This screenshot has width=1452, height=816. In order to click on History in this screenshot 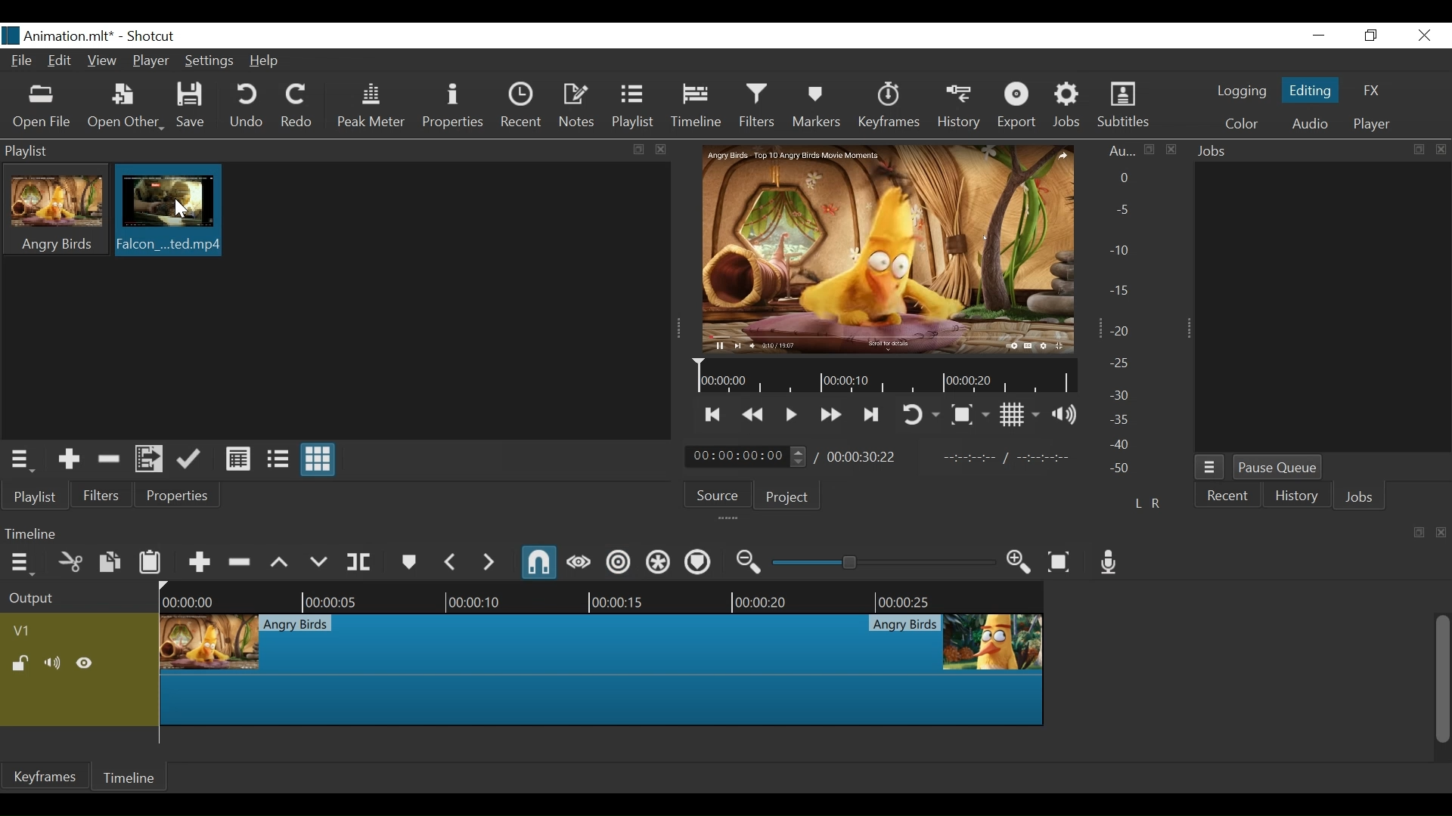, I will do `click(1297, 497)`.